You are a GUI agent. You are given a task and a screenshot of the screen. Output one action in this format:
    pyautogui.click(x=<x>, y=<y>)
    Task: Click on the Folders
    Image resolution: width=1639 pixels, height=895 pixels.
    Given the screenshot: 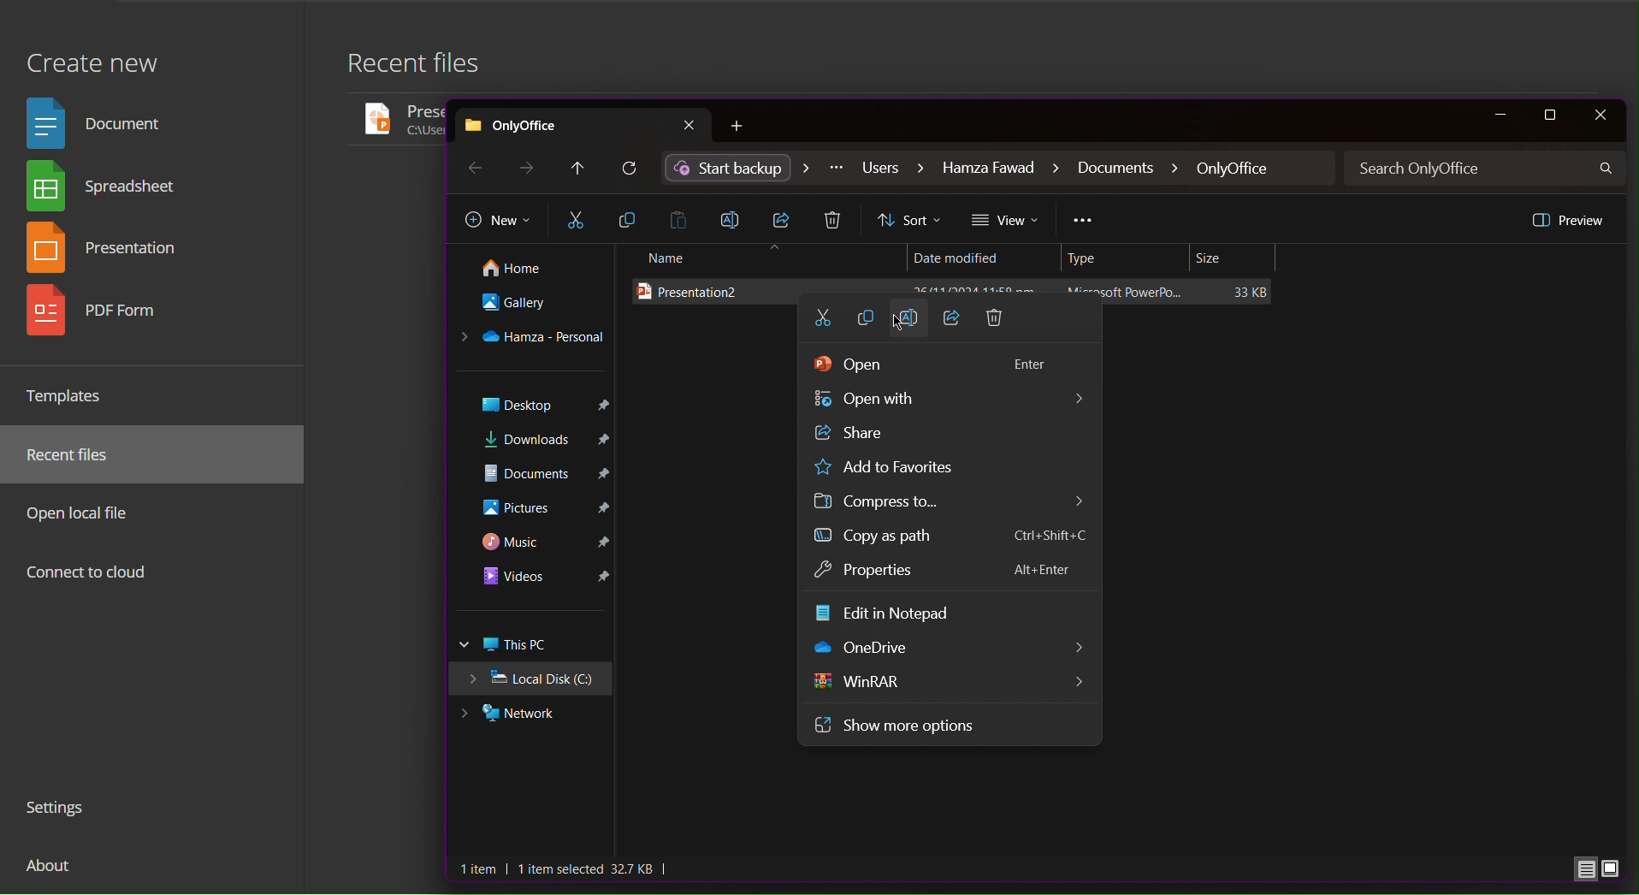 What is the action you would take?
    pyautogui.click(x=534, y=500)
    